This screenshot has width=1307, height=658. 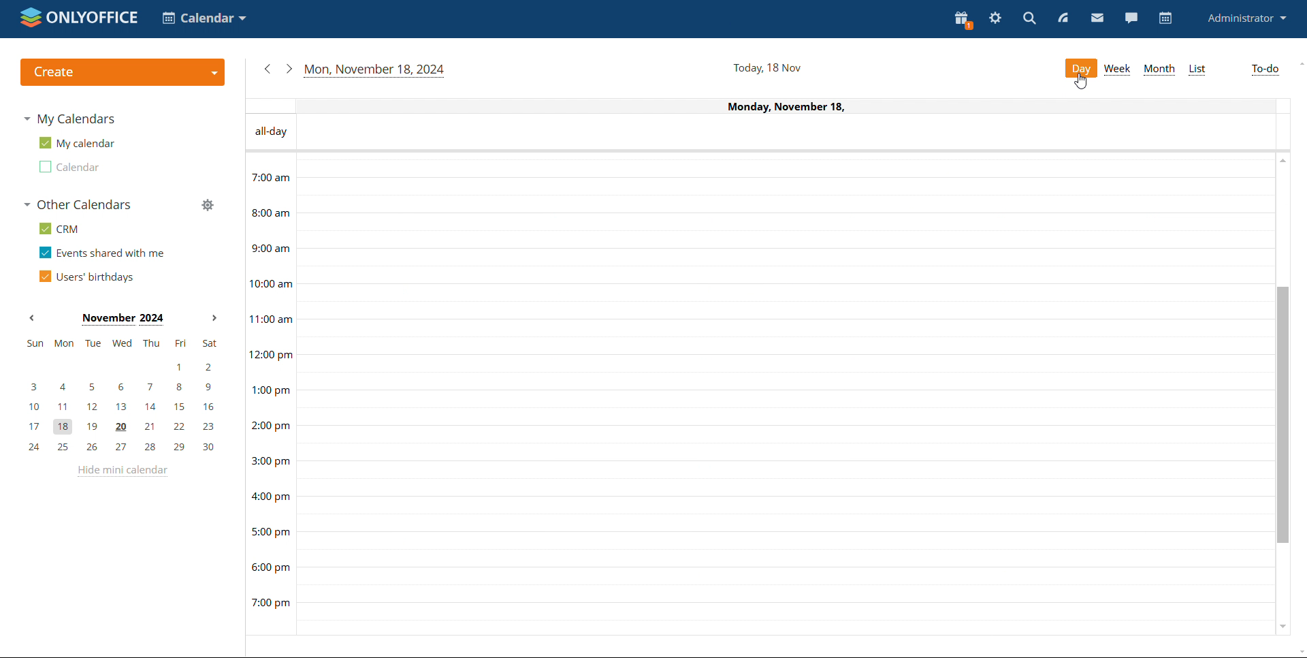 What do you see at coordinates (102, 253) in the screenshot?
I see `events shared with me` at bounding box center [102, 253].